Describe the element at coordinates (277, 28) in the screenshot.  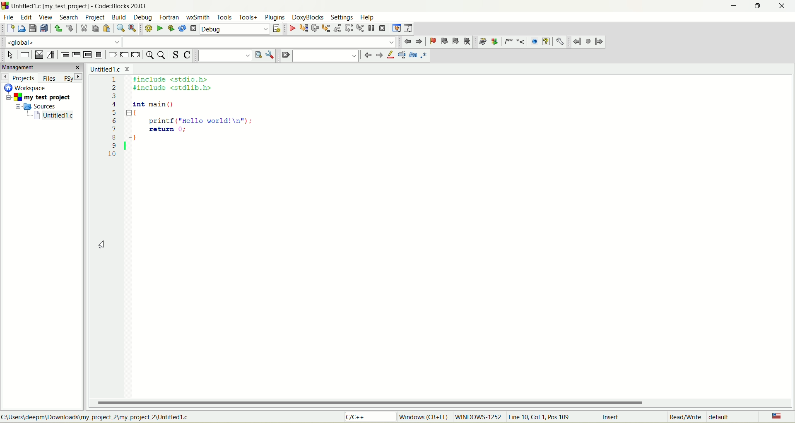
I see `select target dialog` at that location.